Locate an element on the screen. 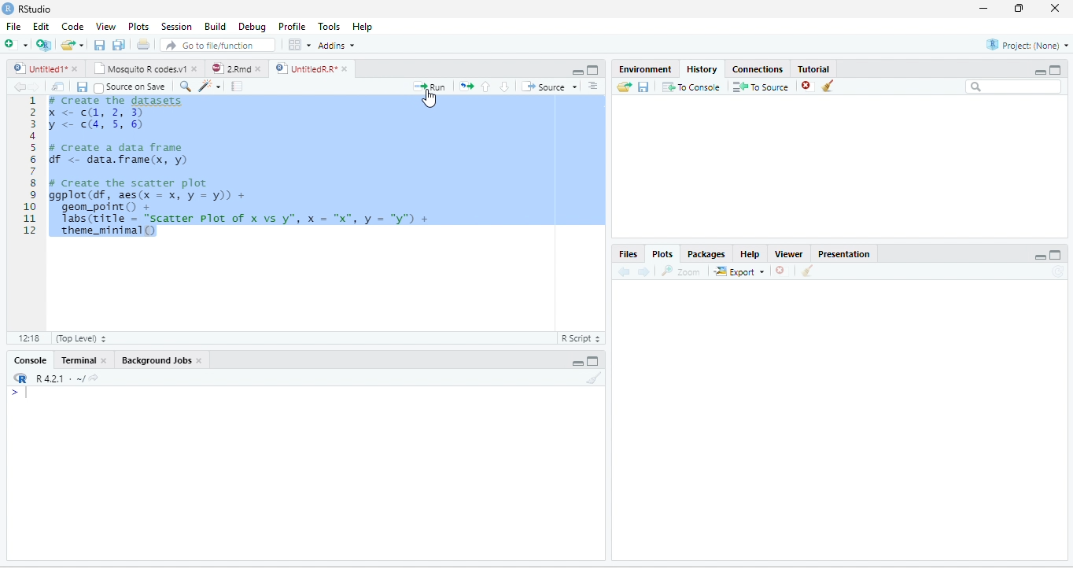 Image resolution: width=1073 pixels, height=568 pixels. 2.Rmd is located at coordinates (230, 68).